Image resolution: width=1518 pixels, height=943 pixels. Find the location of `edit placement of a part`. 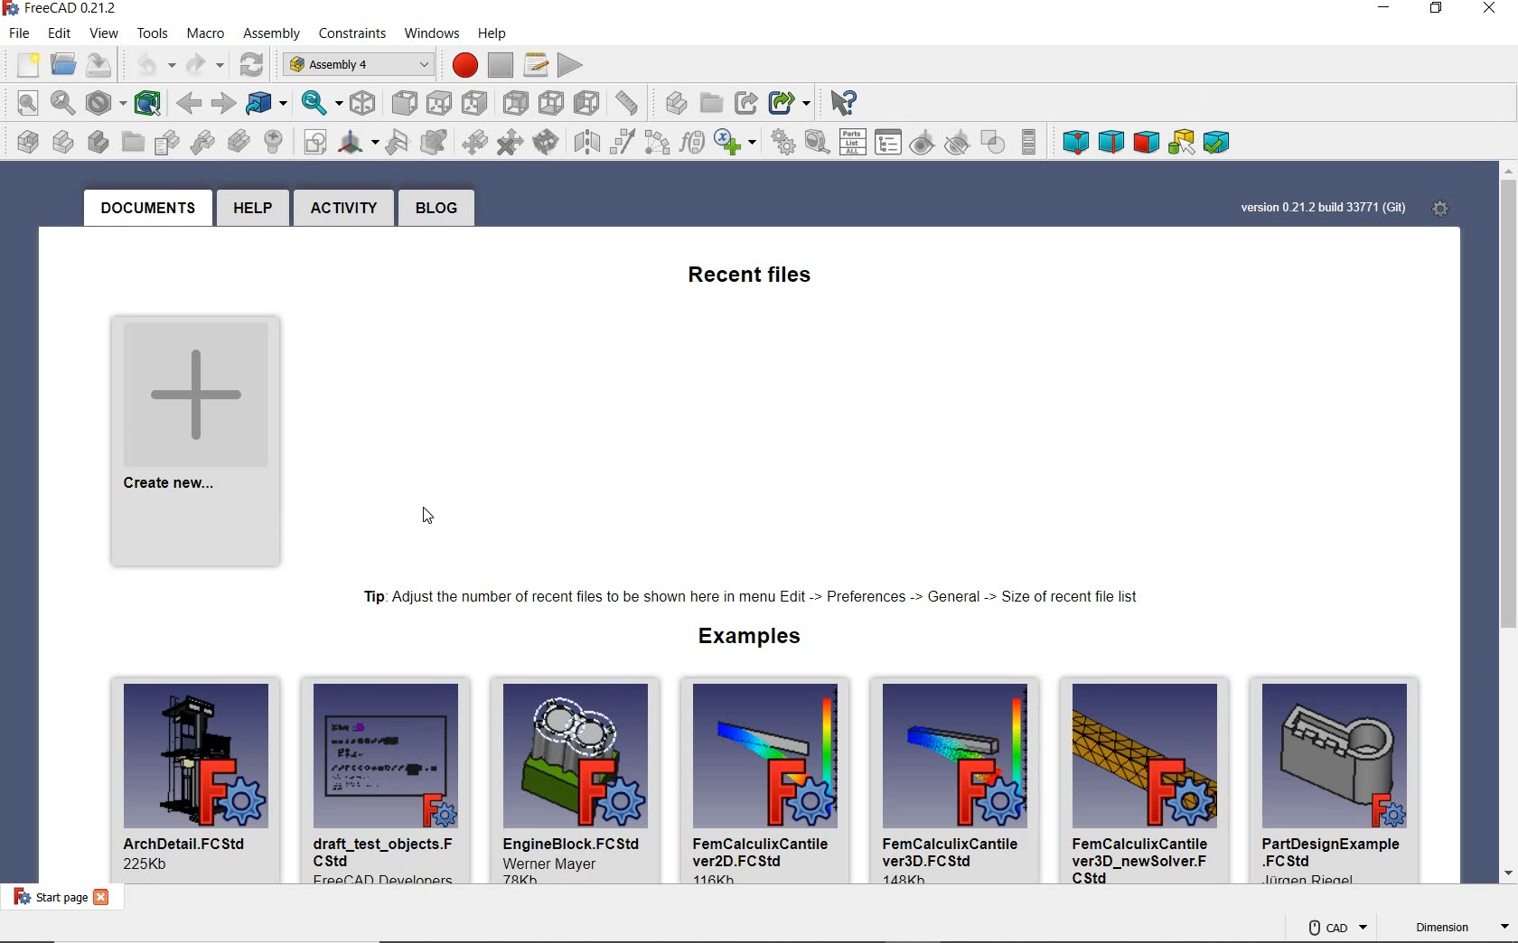

edit placement of a part is located at coordinates (476, 144).